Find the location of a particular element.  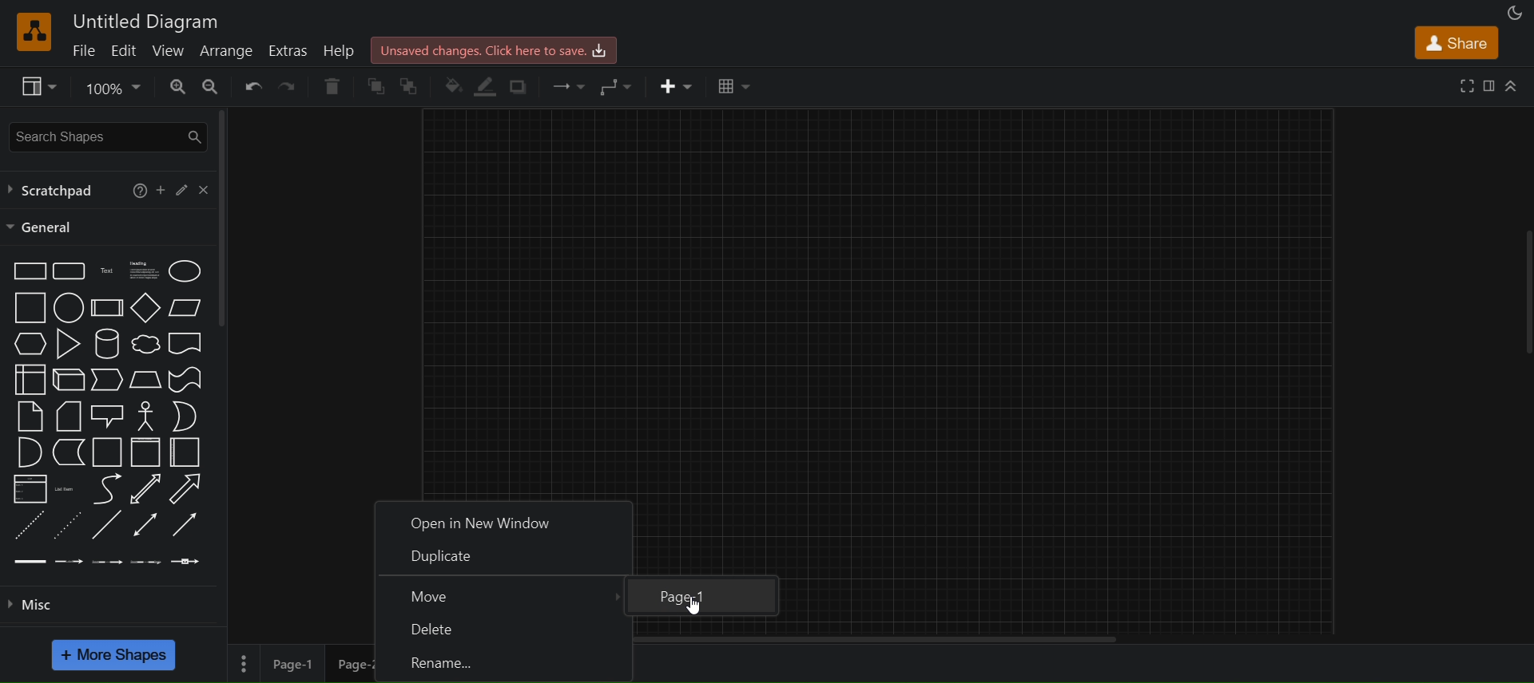

page 2 is located at coordinates (345, 664).